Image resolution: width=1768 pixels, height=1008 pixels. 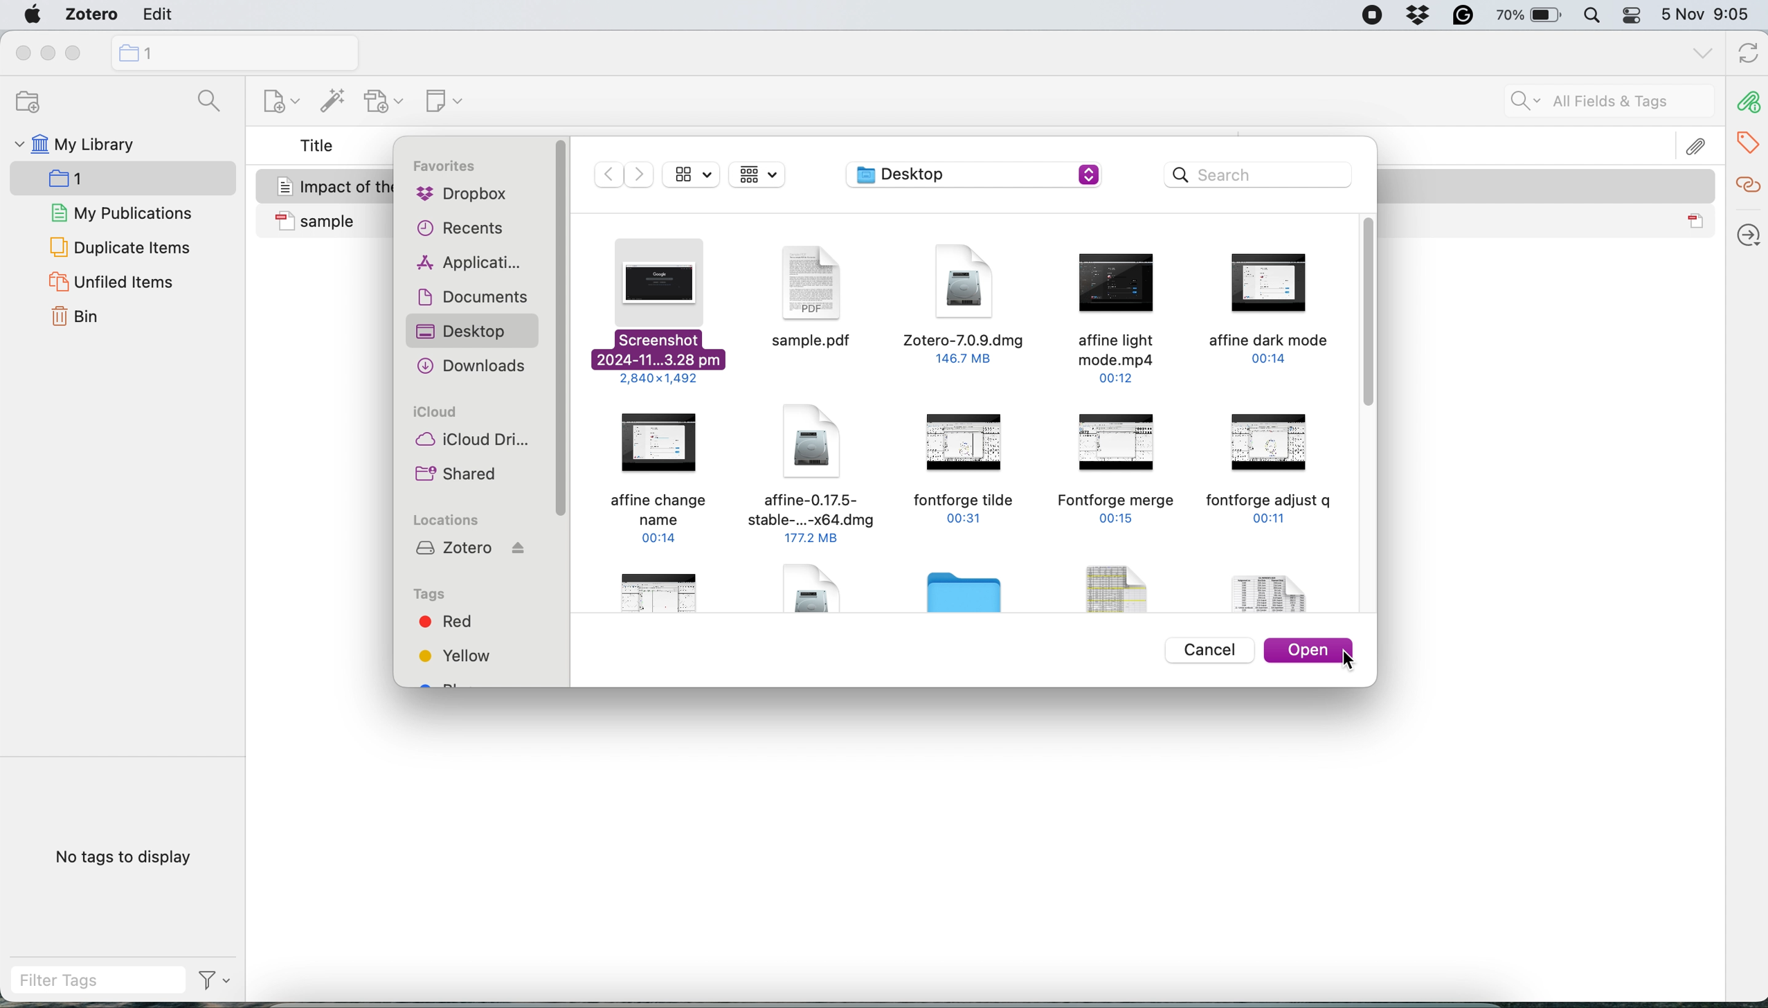 I want to click on icloud, so click(x=435, y=414).